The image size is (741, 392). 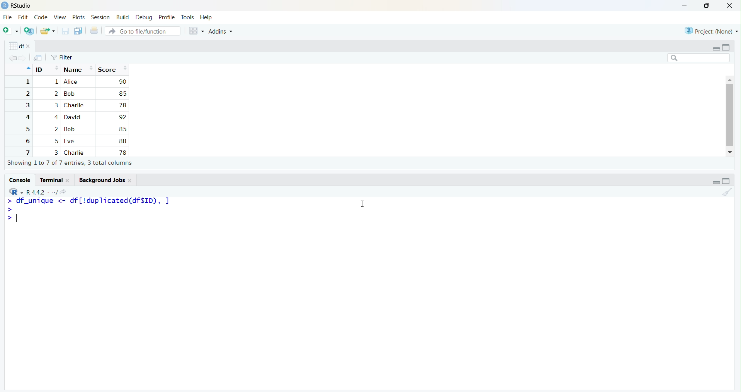 What do you see at coordinates (15, 46) in the screenshot?
I see `df` at bounding box center [15, 46].